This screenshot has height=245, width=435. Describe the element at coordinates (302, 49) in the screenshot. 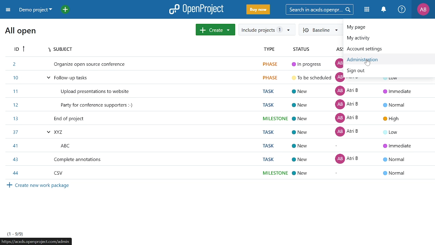

I see `Status` at that location.